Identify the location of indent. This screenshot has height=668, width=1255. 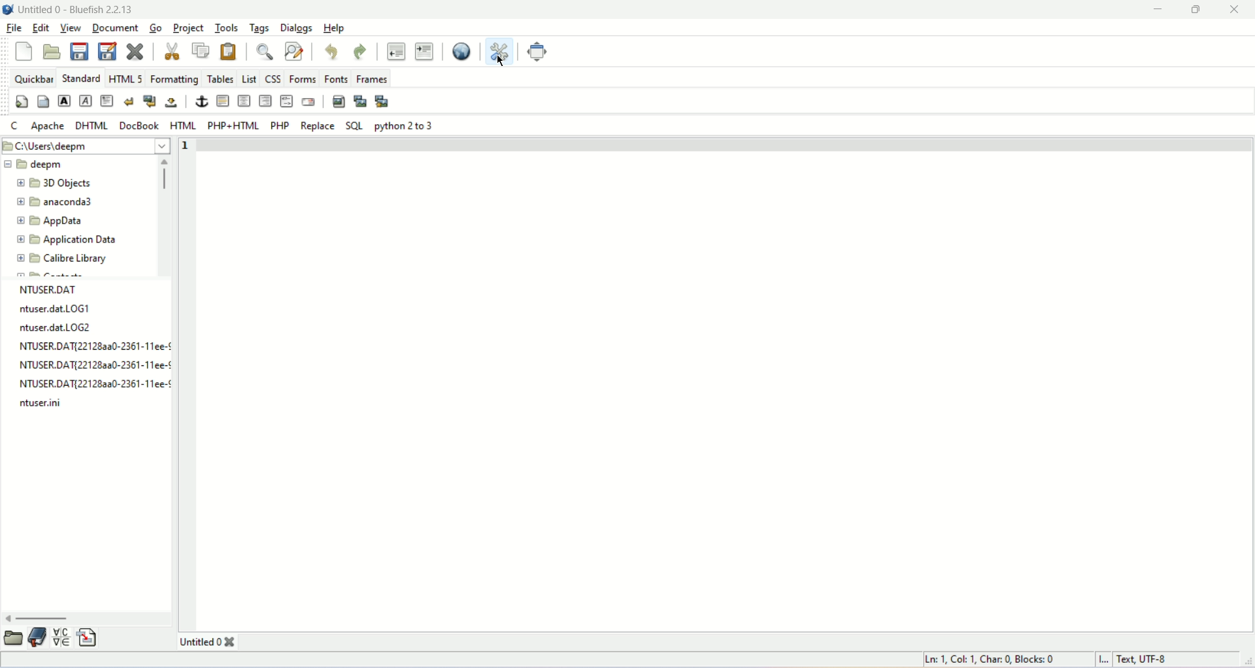
(424, 50).